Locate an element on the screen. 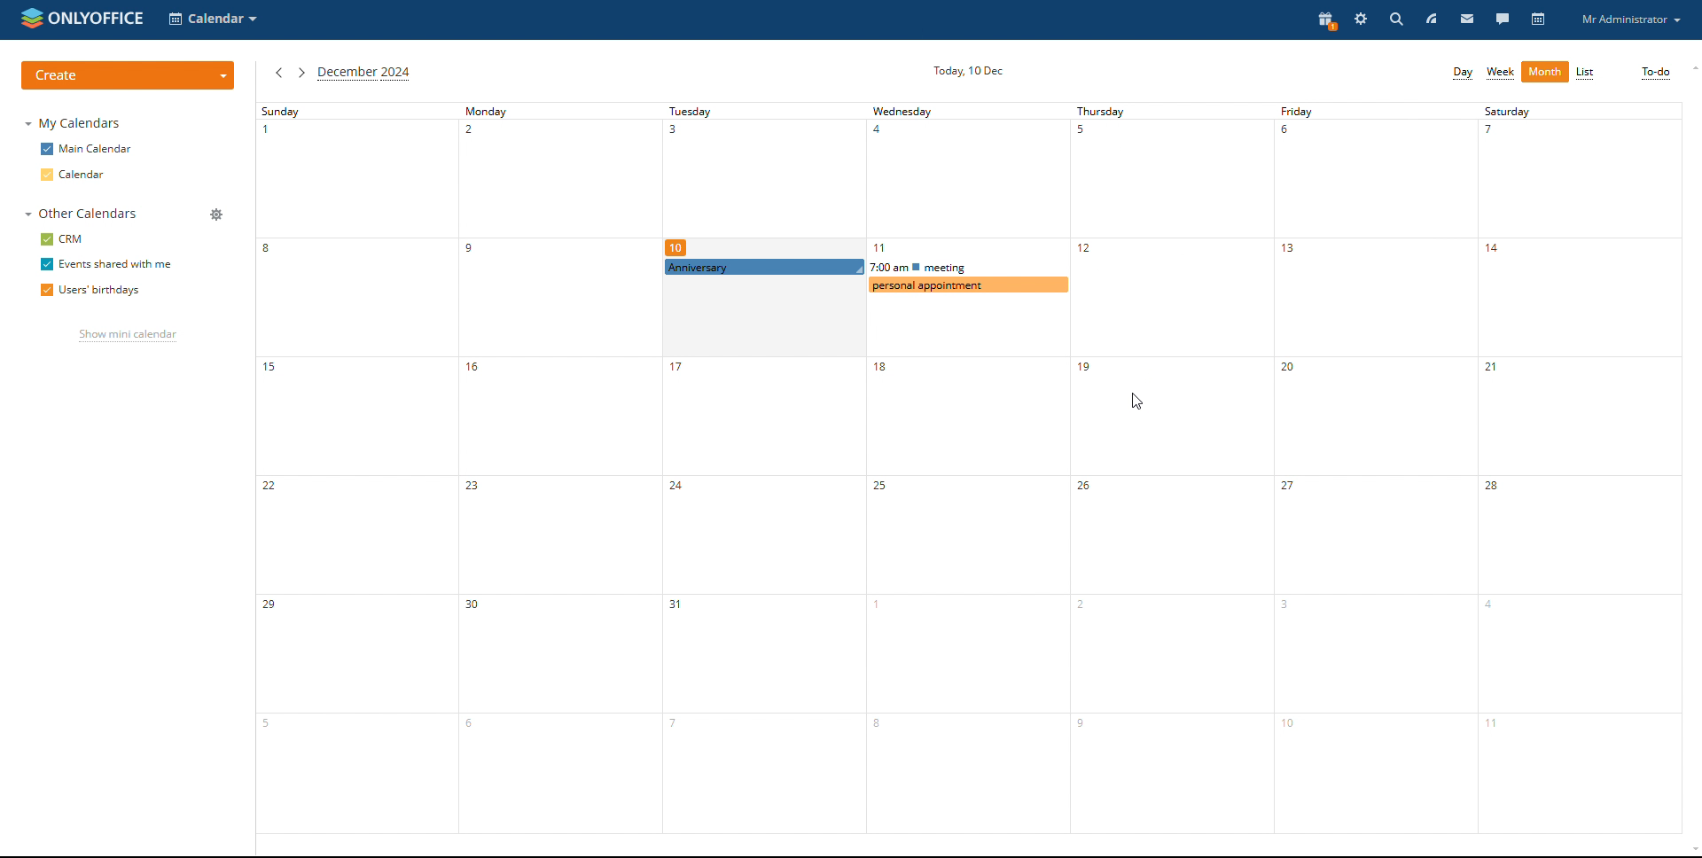  wednesday is located at coordinates (966, 468).